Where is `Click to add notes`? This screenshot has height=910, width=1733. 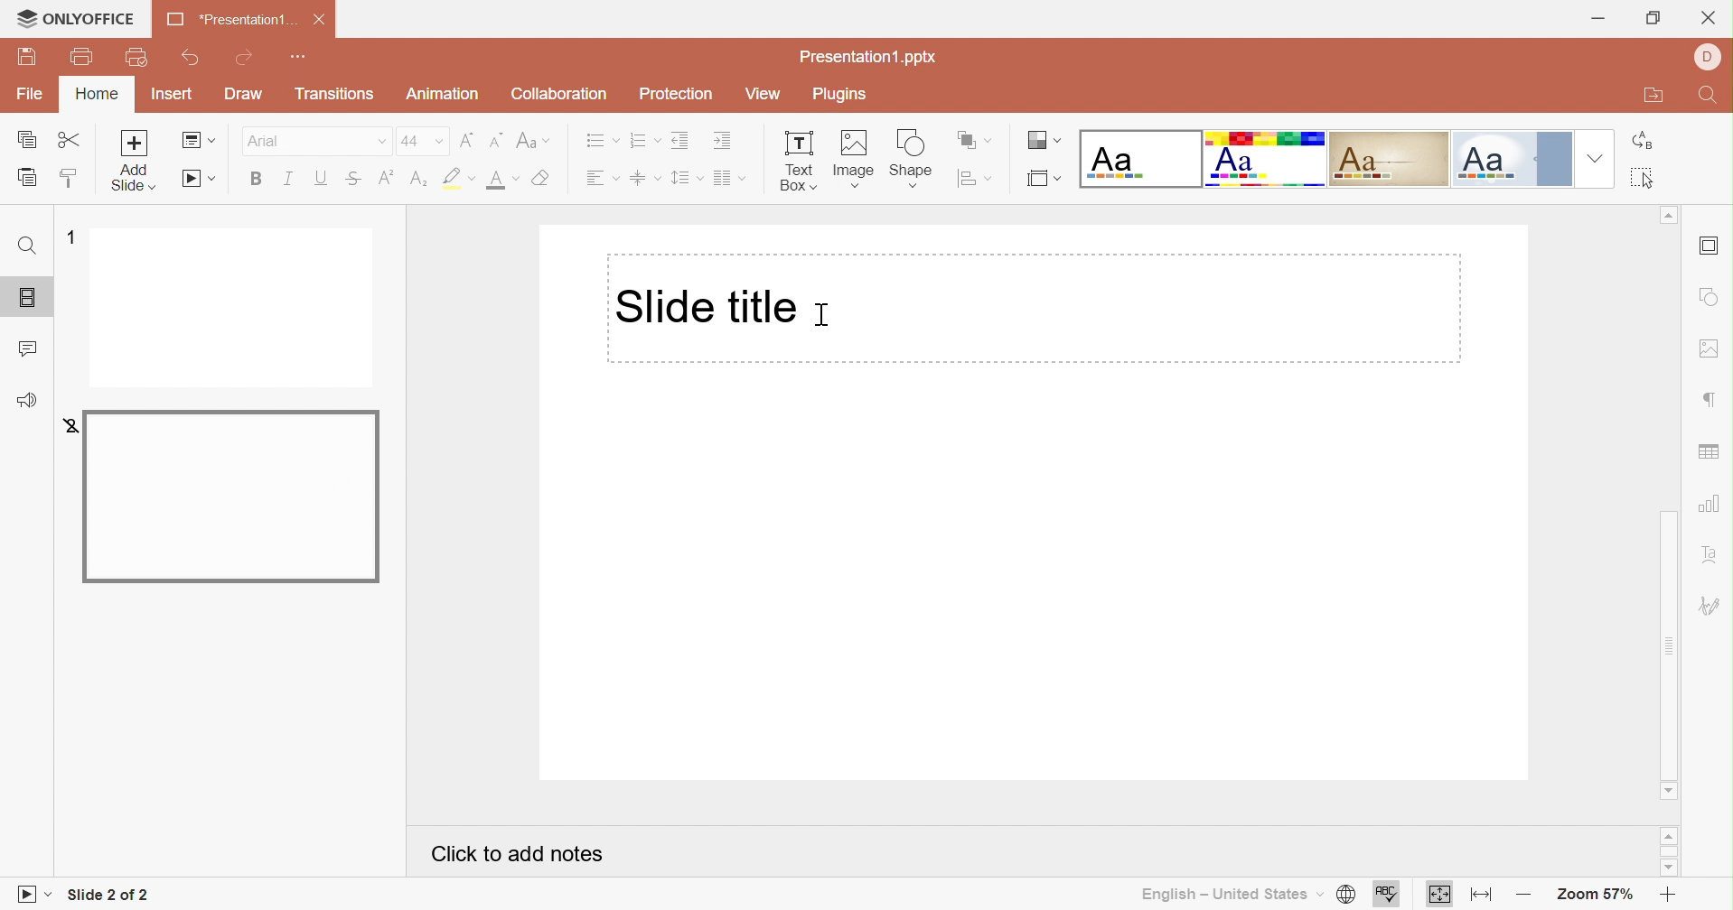 Click to add notes is located at coordinates (515, 853).